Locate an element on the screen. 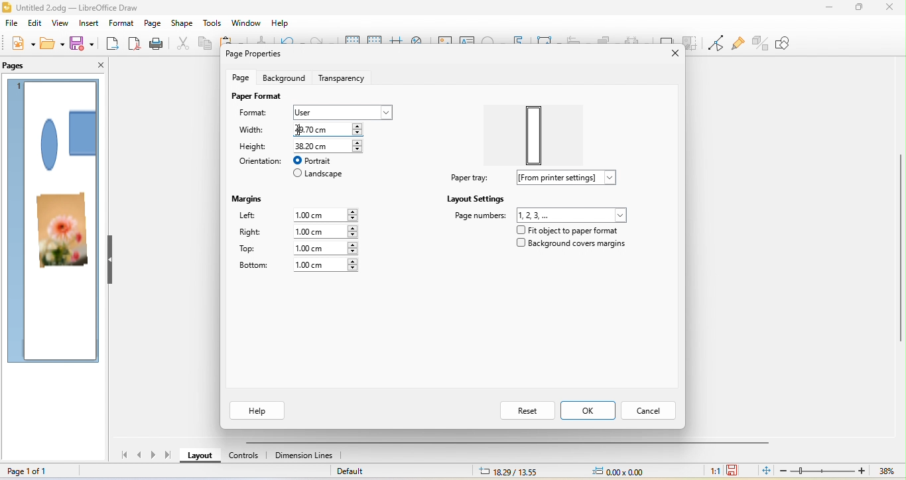 The width and height of the screenshot is (906, 480). transformation is located at coordinates (550, 42).